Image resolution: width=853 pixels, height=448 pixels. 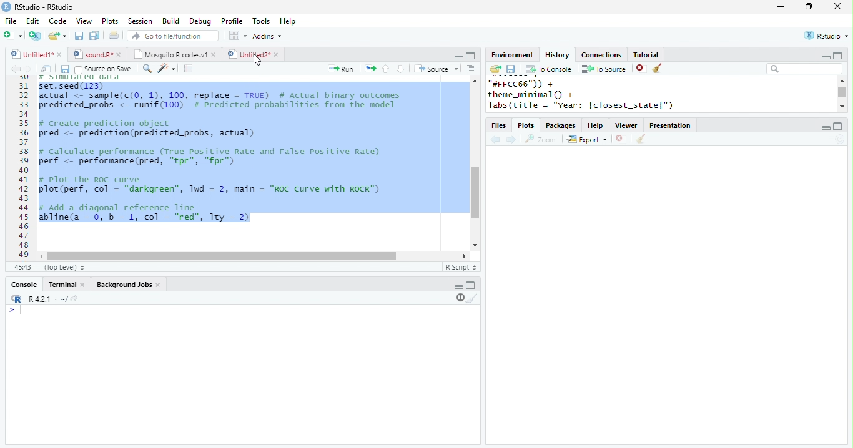 I want to click on close, so click(x=215, y=54).